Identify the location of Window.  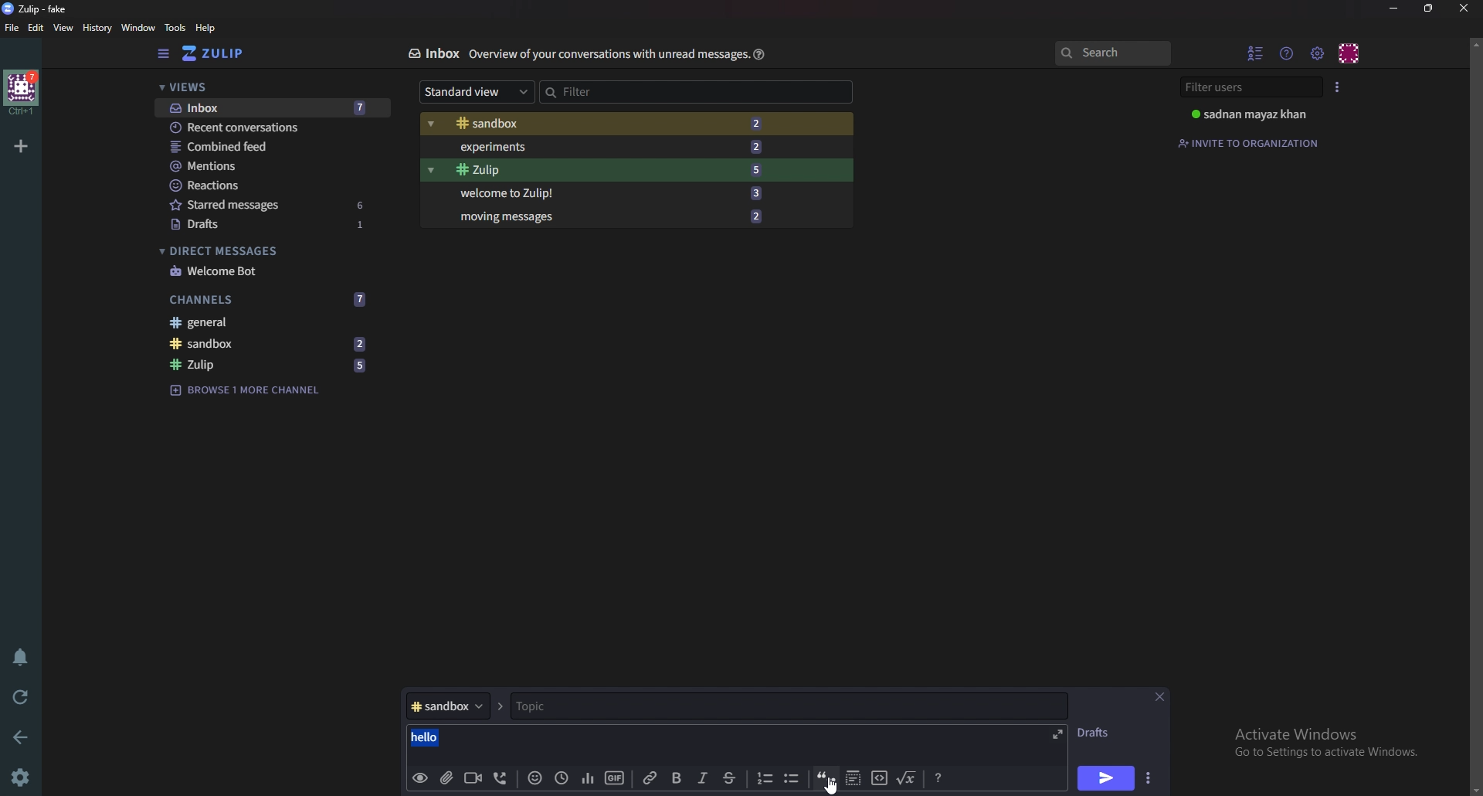
(140, 28).